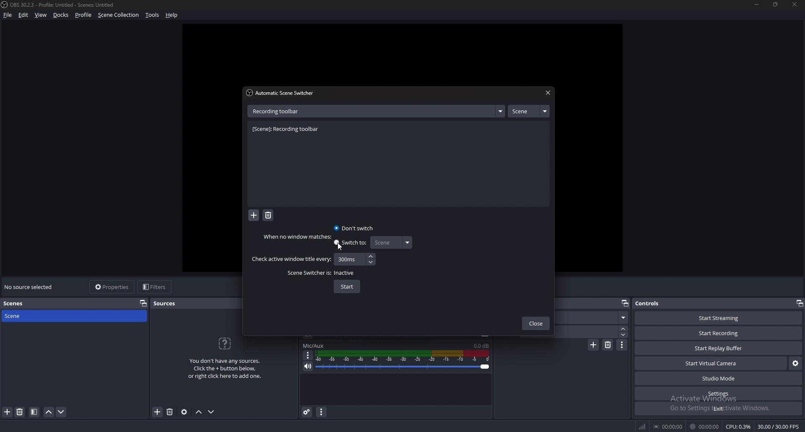  I want to click on audio mixer menu, so click(321, 411).